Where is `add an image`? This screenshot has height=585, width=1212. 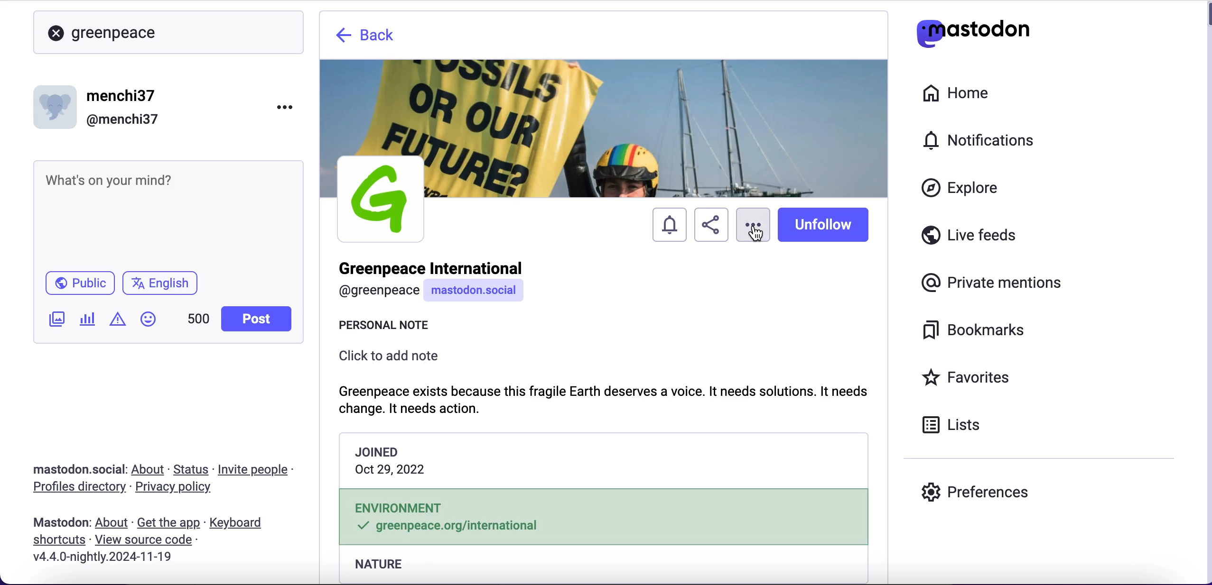
add an image is located at coordinates (56, 319).